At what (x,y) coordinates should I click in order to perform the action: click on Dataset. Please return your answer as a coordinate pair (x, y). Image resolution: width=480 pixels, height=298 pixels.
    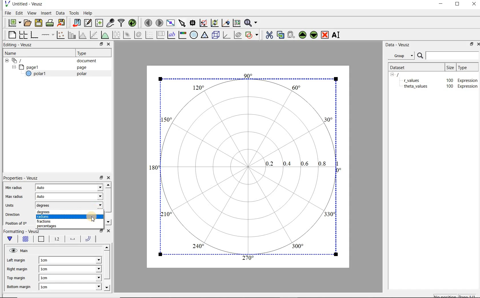
    Looking at the image, I should click on (401, 67).